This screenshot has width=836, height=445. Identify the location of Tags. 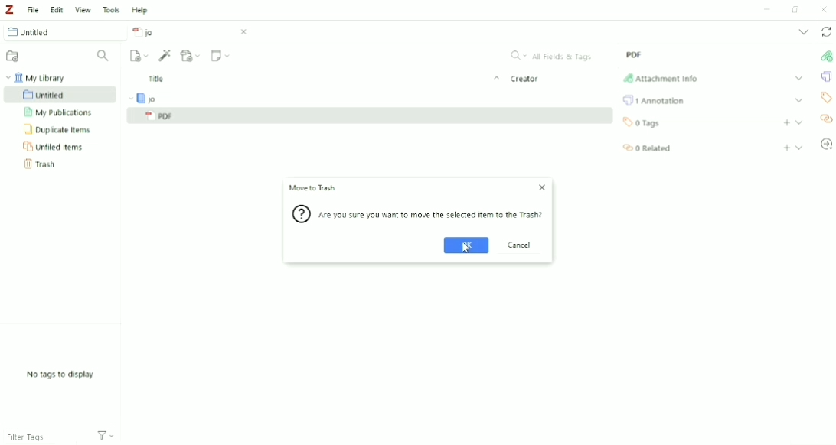
(825, 98).